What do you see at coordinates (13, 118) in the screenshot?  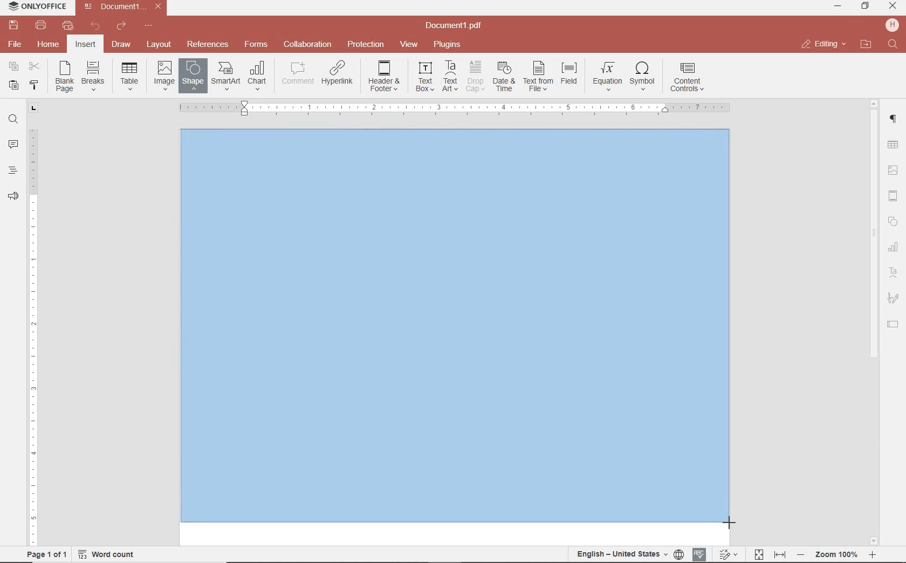 I see `find` at bounding box center [13, 118].